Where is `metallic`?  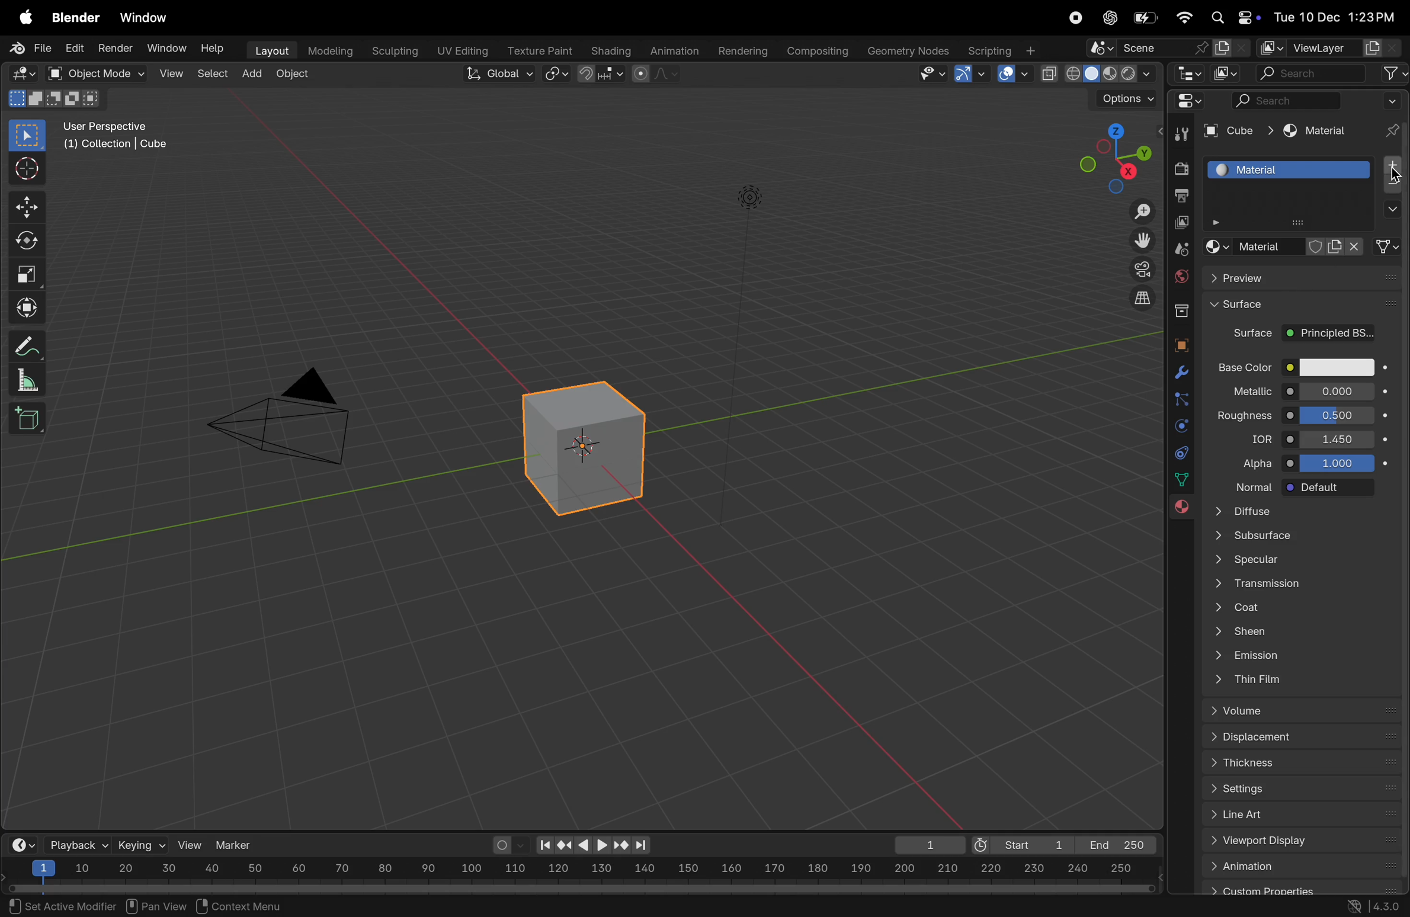 metallic is located at coordinates (1247, 394).